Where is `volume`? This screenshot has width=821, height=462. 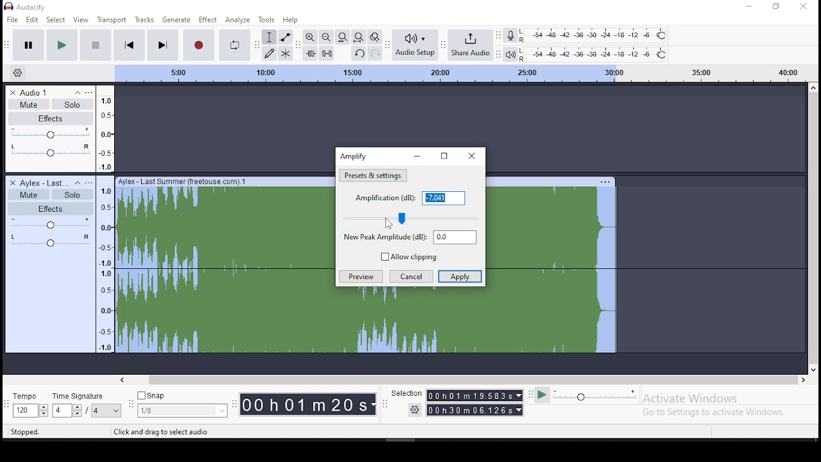 volume is located at coordinates (49, 133).